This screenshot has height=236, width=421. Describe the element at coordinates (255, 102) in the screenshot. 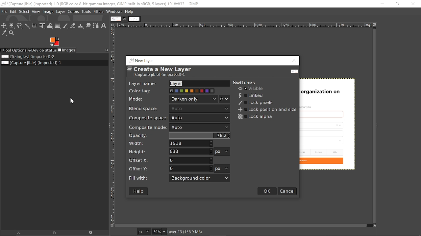

I see `Lock pixels` at that location.